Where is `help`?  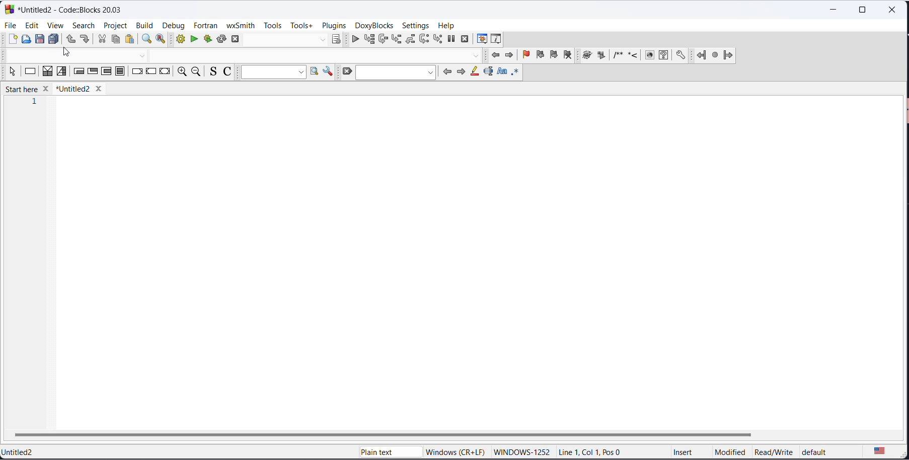
help is located at coordinates (447, 25).